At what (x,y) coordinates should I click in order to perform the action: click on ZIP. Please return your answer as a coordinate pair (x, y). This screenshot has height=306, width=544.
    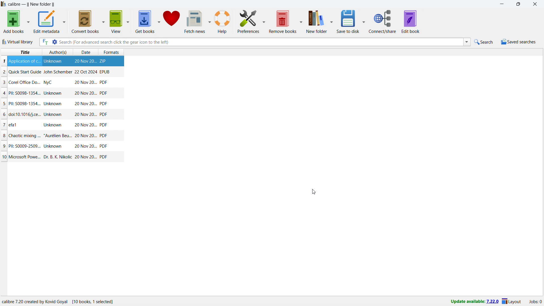
    Looking at the image, I should click on (103, 60).